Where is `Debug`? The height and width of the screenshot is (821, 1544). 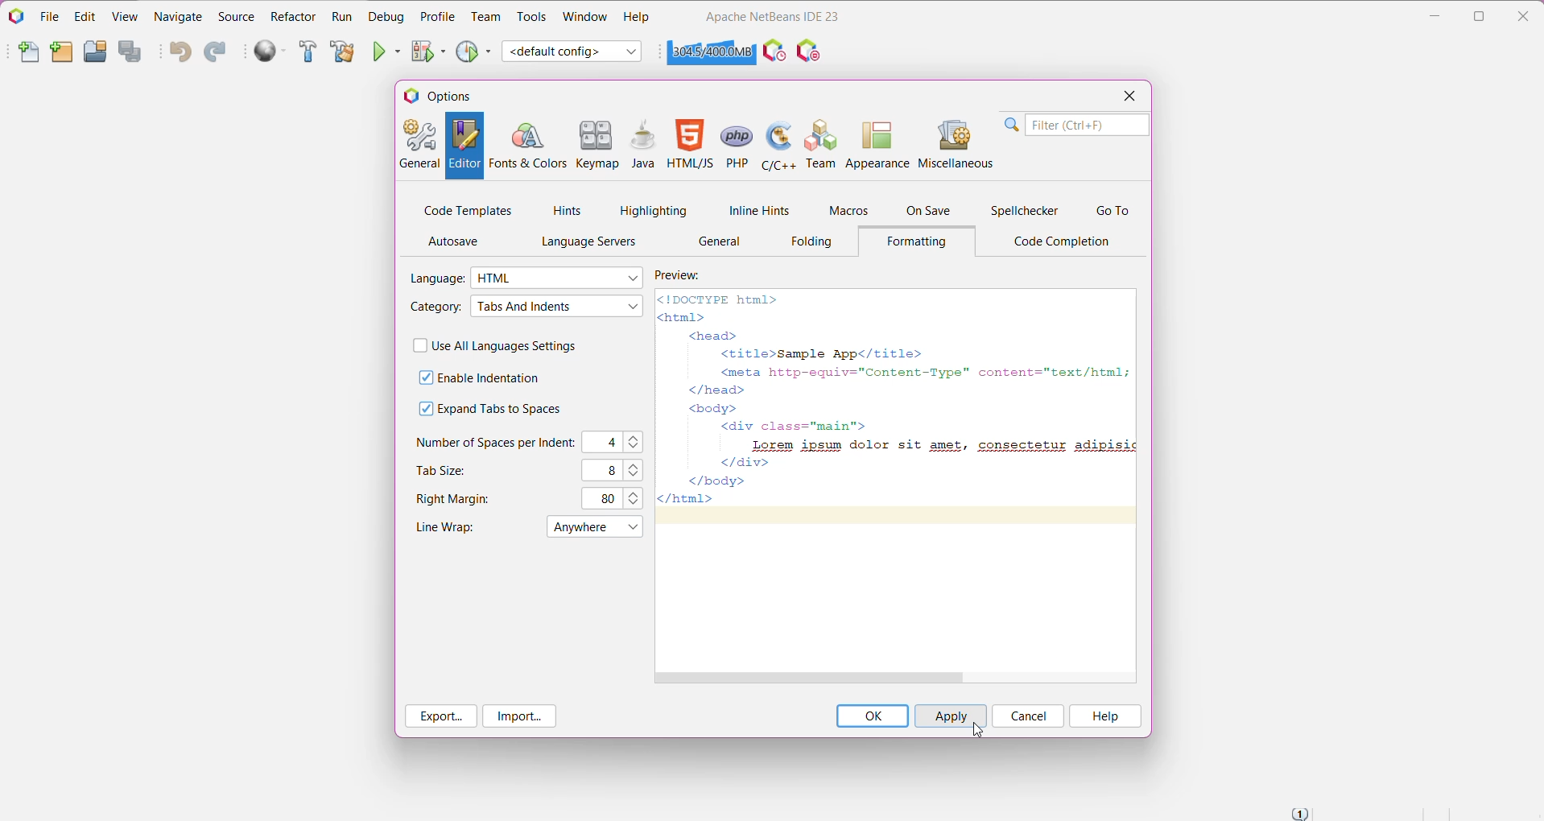
Debug is located at coordinates (385, 16).